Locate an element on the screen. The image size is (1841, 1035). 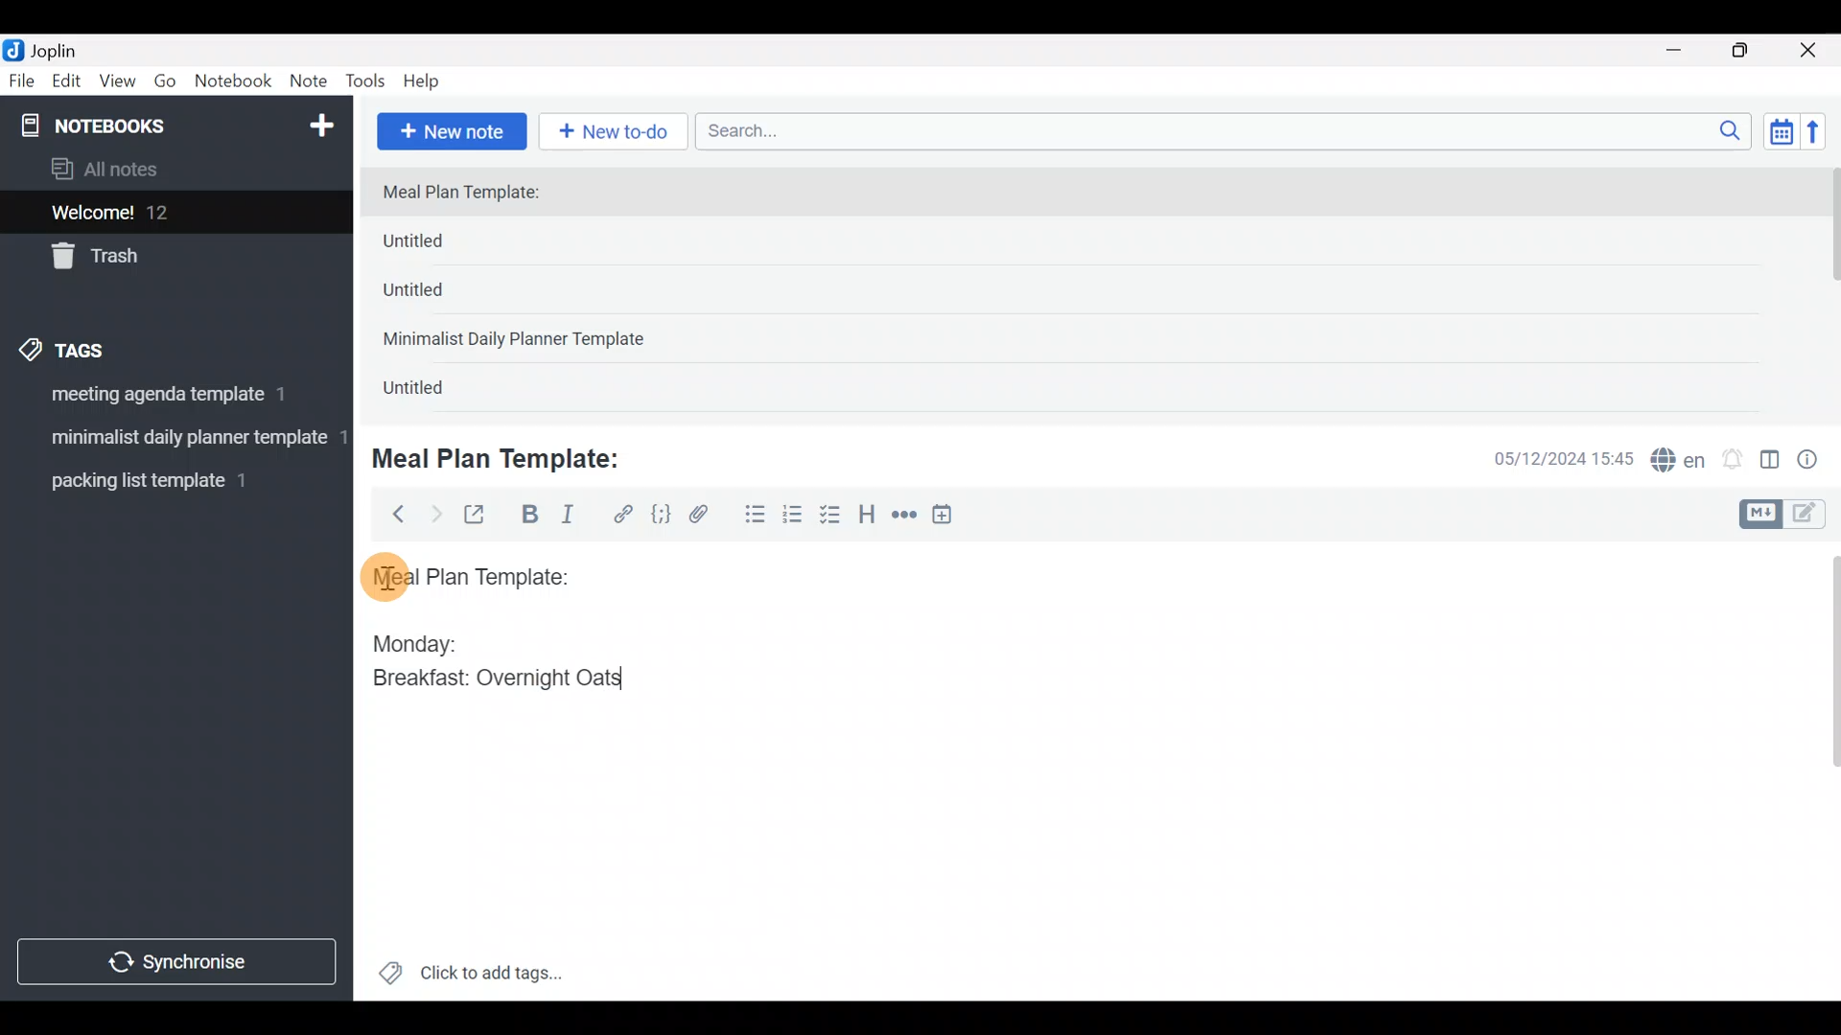
Scroll bar is located at coordinates (1821, 770).